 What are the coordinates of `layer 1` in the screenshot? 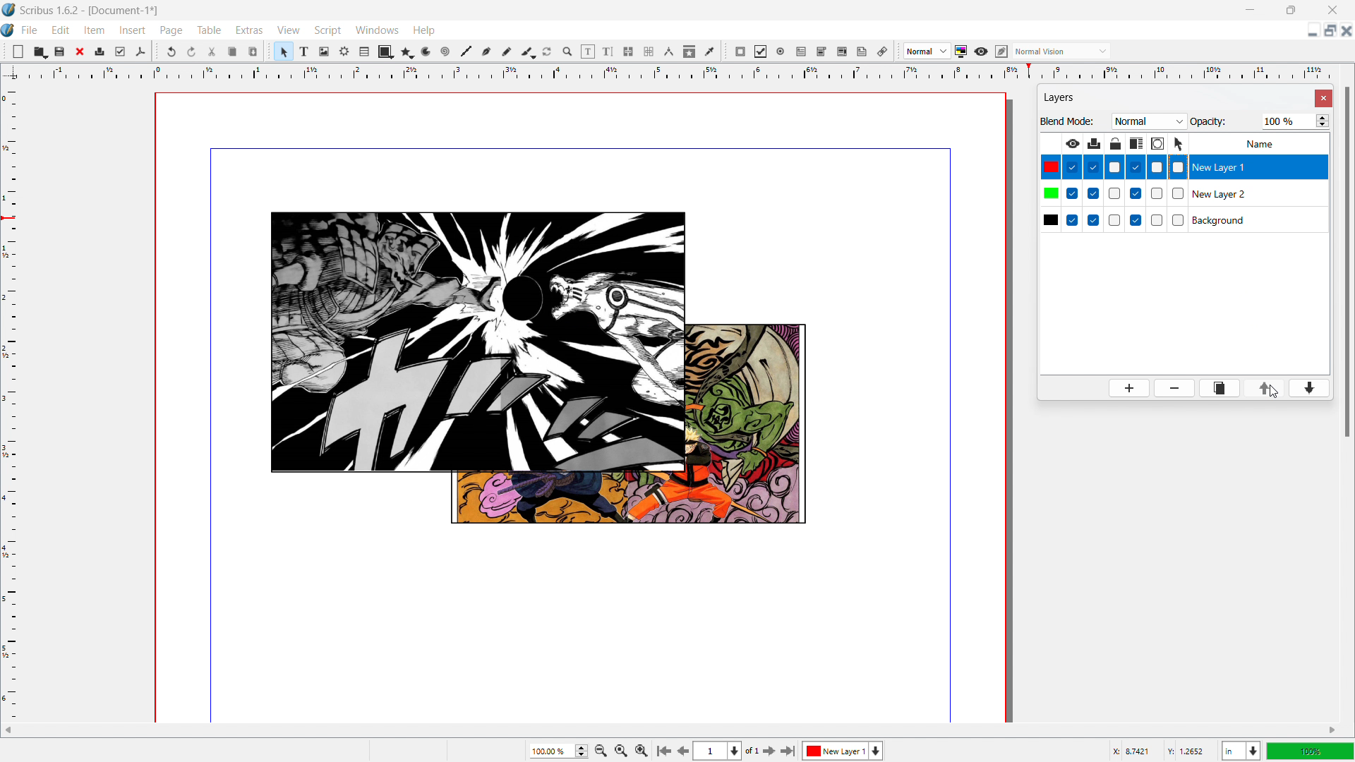 It's located at (1258, 193).